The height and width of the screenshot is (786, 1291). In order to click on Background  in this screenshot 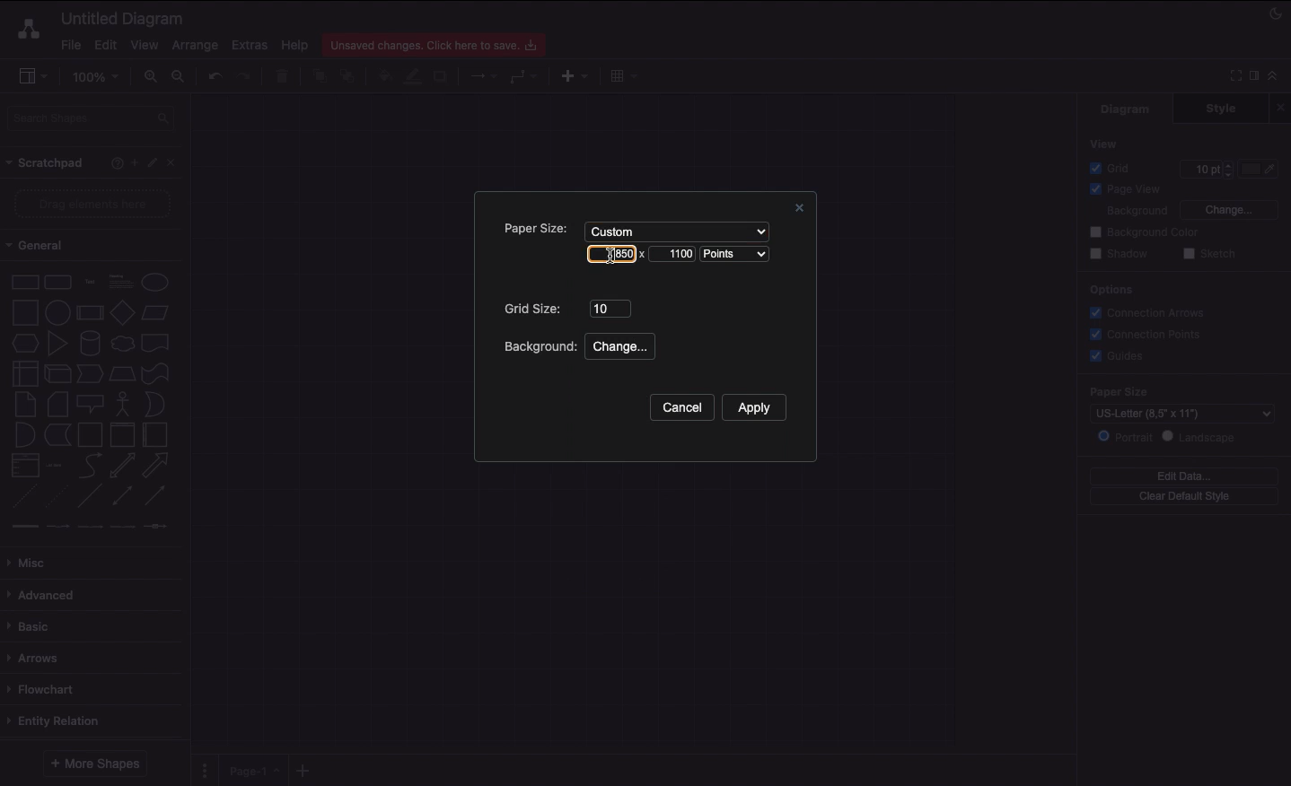, I will do `click(1126, 212)`.